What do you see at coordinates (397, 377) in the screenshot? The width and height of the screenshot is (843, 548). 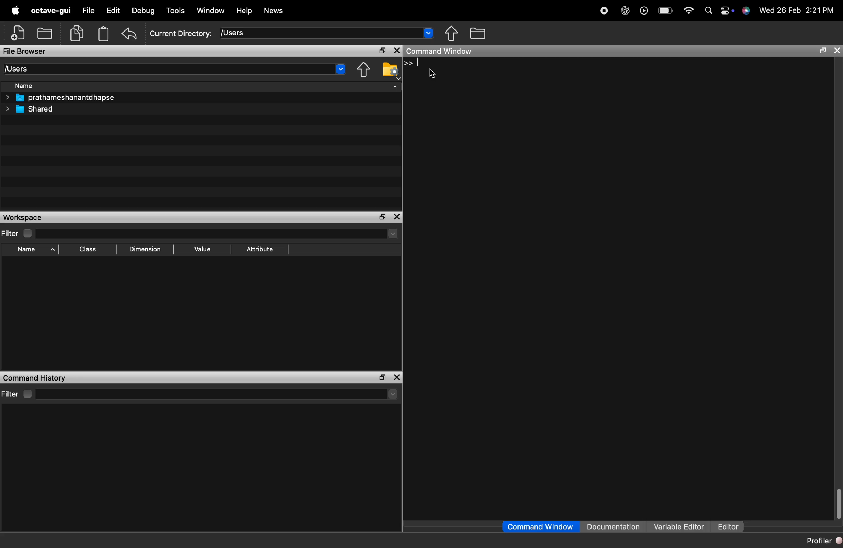 I see `close` at bounding box center [397, 377].